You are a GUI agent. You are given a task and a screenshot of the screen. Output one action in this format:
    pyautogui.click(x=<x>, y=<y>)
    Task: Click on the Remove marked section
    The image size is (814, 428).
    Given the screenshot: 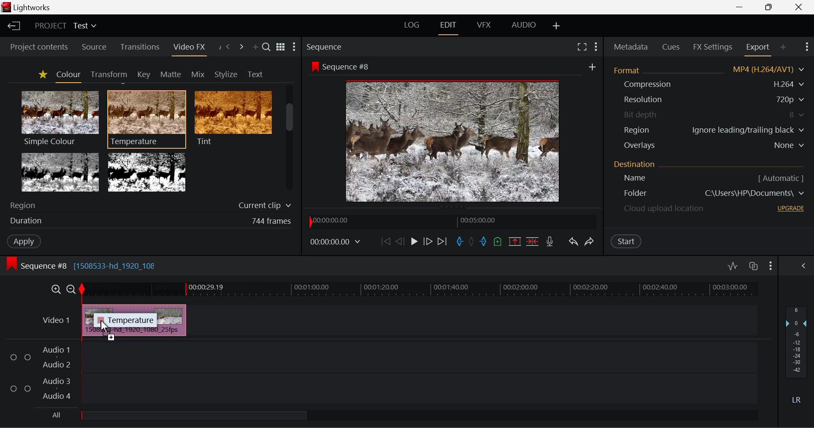 What is the action you would take?
    pyautogui.click(x=514, y=242)
    